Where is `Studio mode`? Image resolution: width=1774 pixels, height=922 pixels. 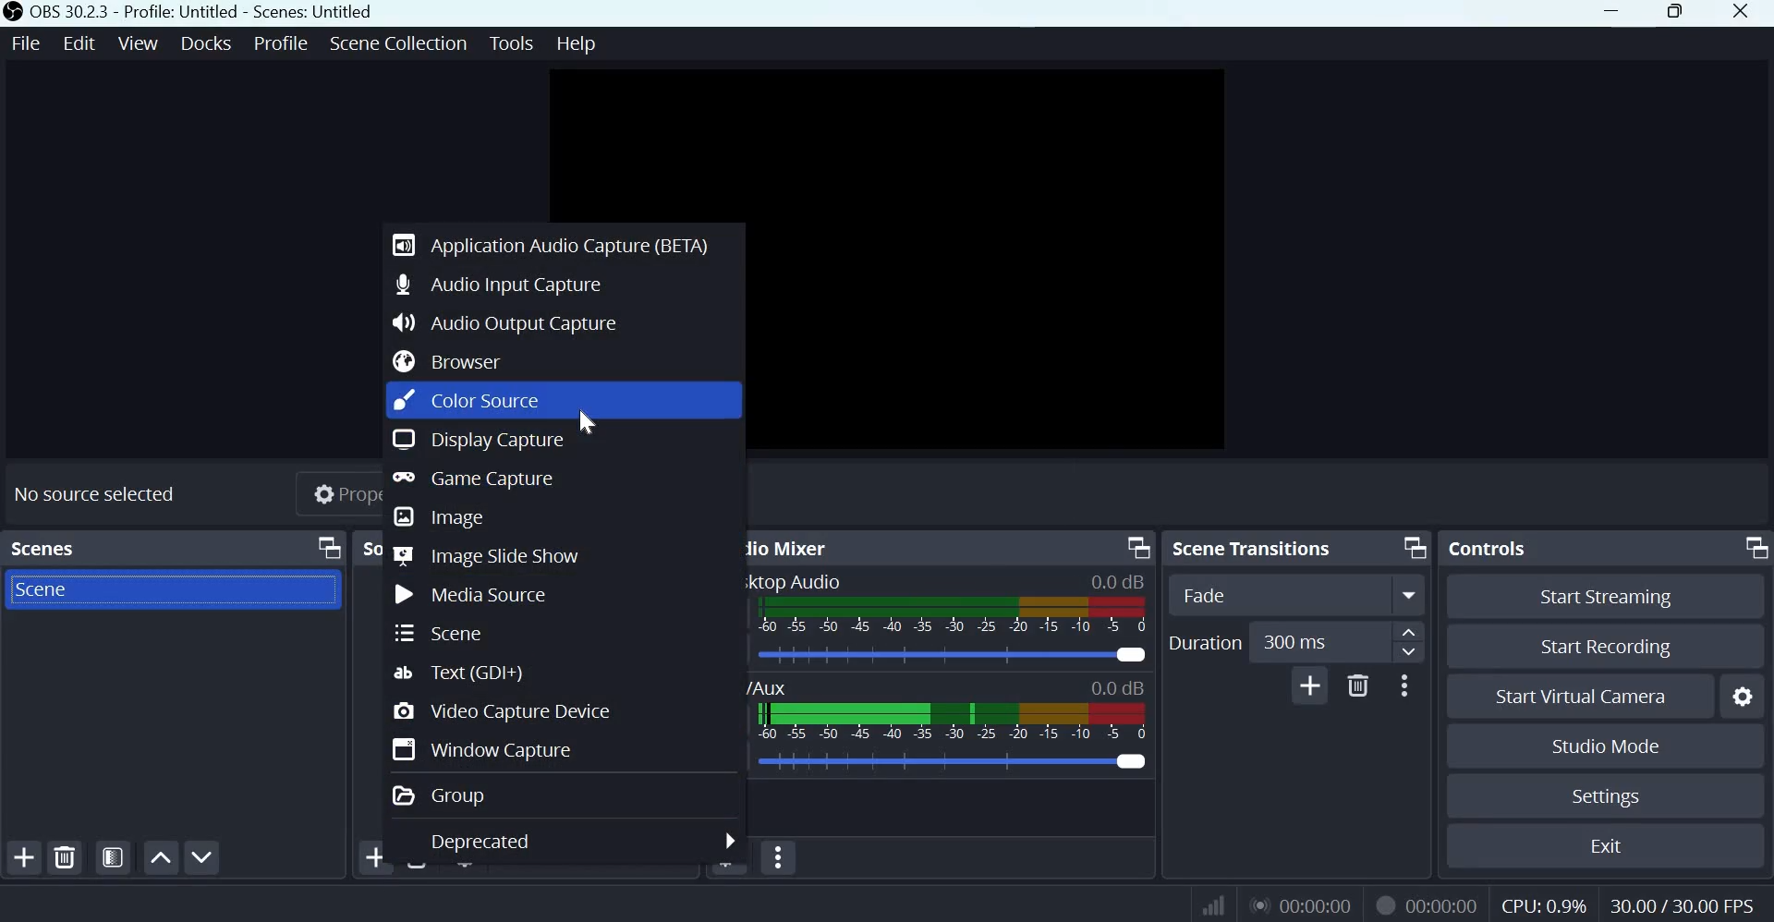
Studio mode is located at coordinates (1603, 746).